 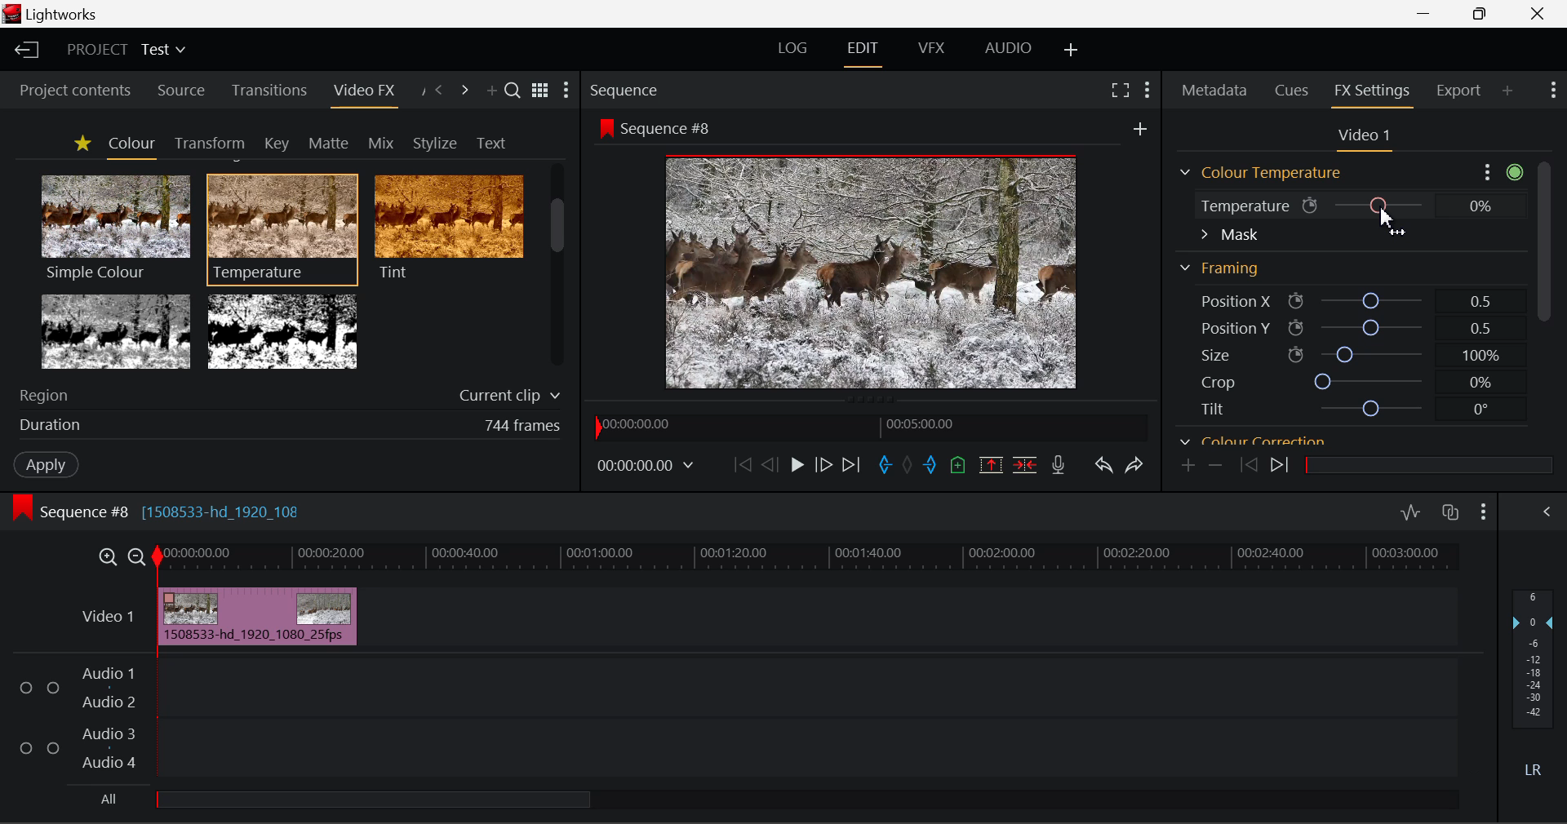 What do you see at coordinates (542, 91) in the screenshot?
I see `Toggle between title and list view` at bounding box center [542, 91].